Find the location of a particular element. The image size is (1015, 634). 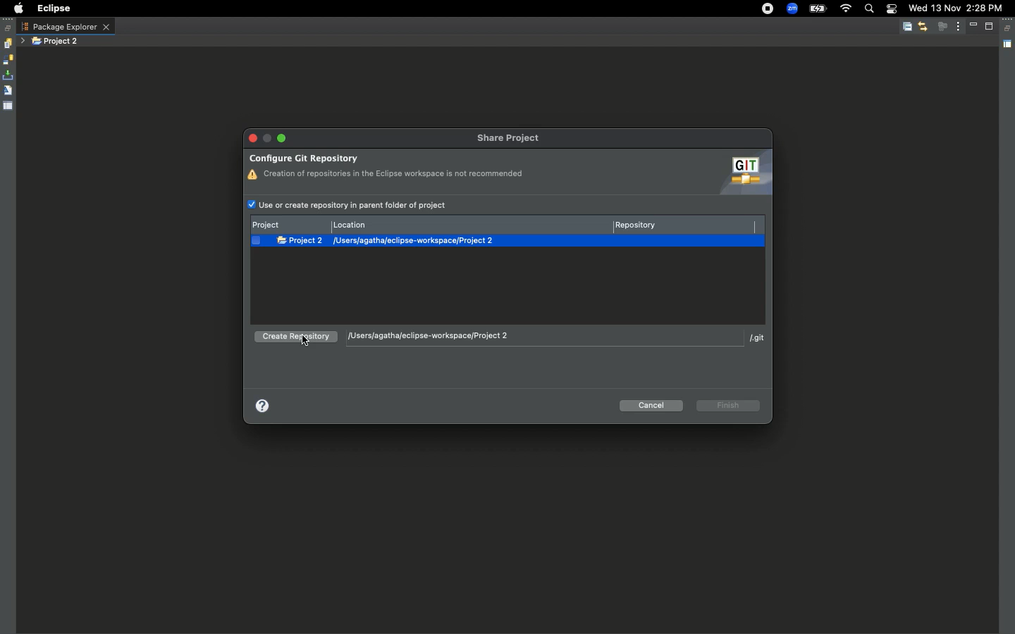

Minimize is located at coordinates (976, 26).